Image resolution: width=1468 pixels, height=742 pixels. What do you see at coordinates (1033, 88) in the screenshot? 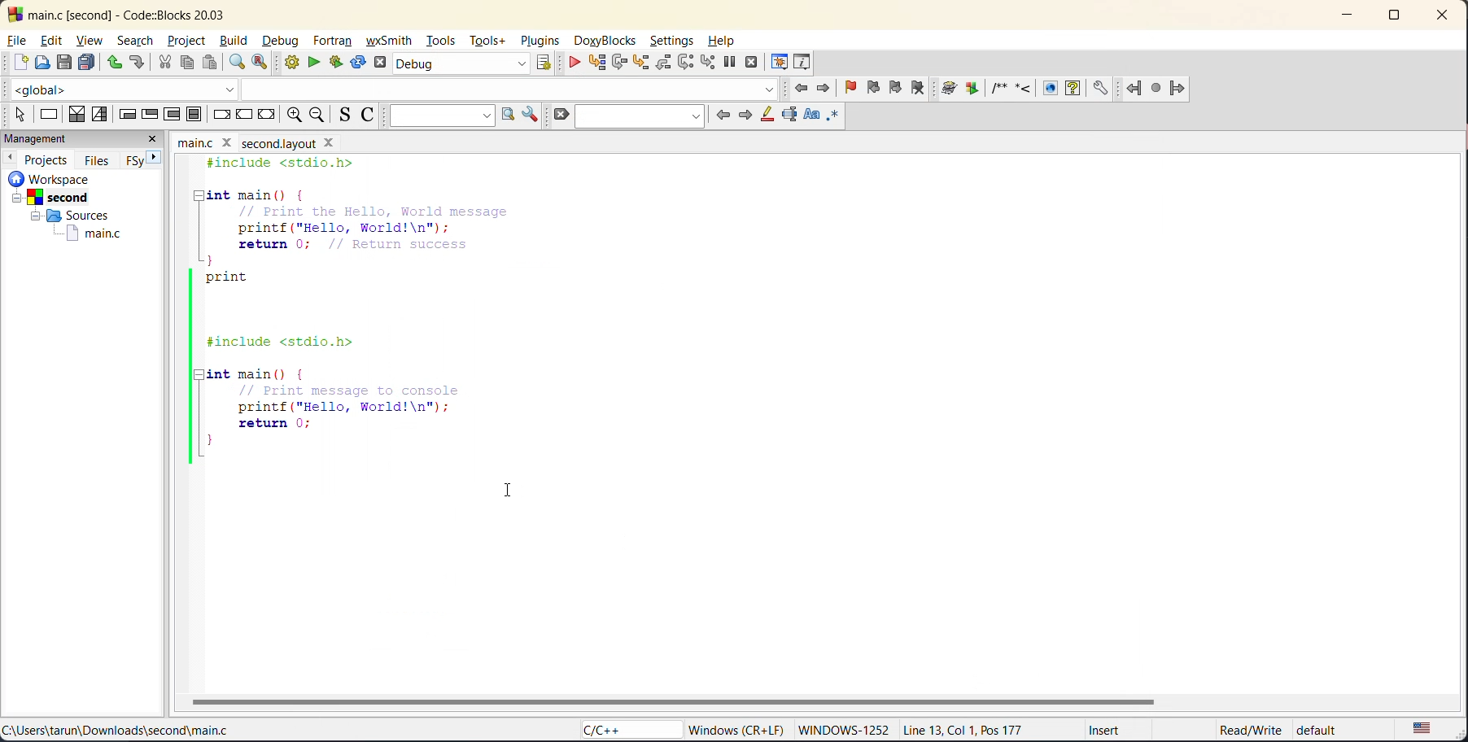
I see `doxyblocks references` at bounding box center [1033, 88].